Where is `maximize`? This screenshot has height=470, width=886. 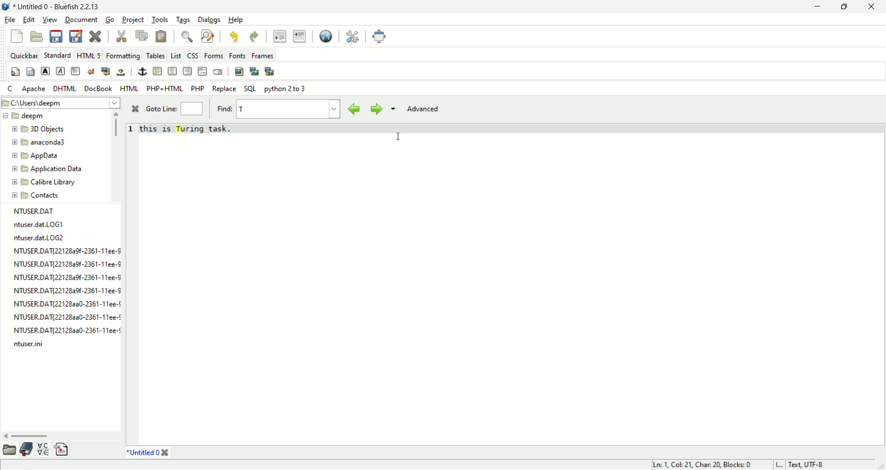 maximize is located at coordinates (846, 8).